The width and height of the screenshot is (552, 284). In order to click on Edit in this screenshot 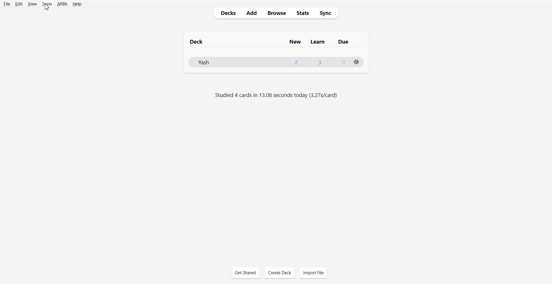, I will do `click(19, 4)`.